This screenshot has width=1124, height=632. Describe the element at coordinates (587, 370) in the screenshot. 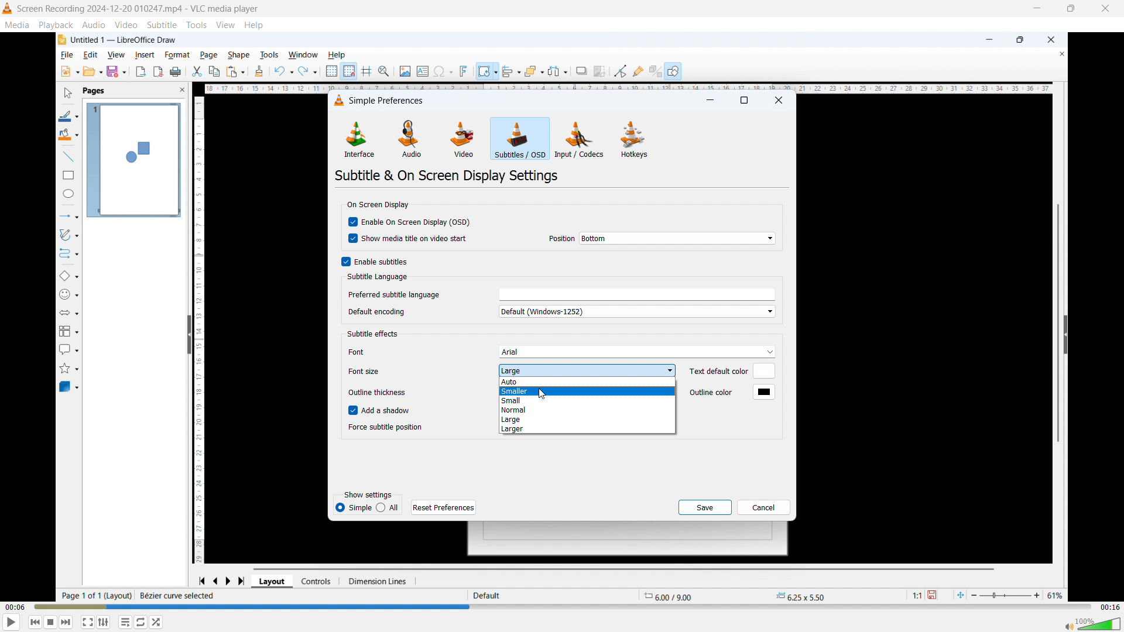

I see `Set subtitle font size ` at that location.